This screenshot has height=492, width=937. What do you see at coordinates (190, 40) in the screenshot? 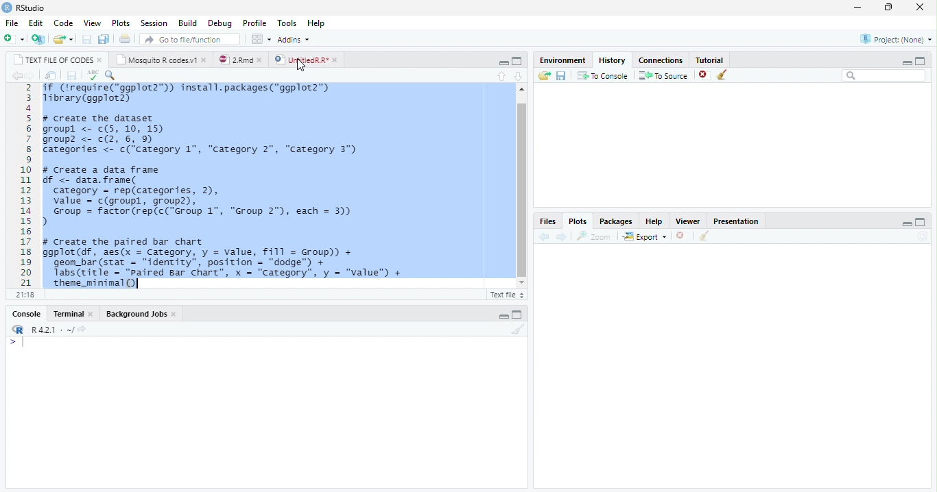
I see `go to file/function` at bounding box center [190, 40].